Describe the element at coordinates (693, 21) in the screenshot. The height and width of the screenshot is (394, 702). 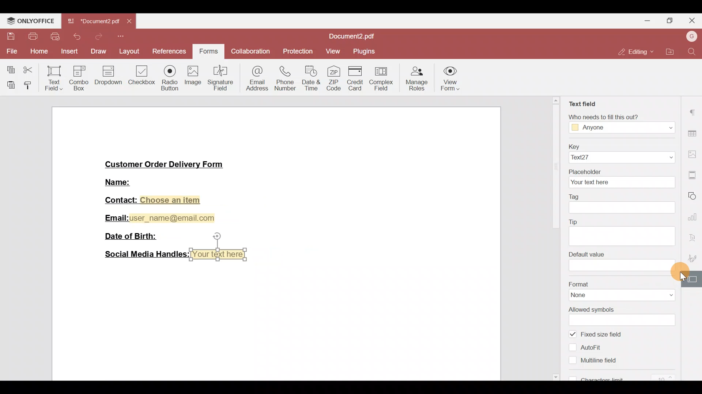
I see `Close` at that location.